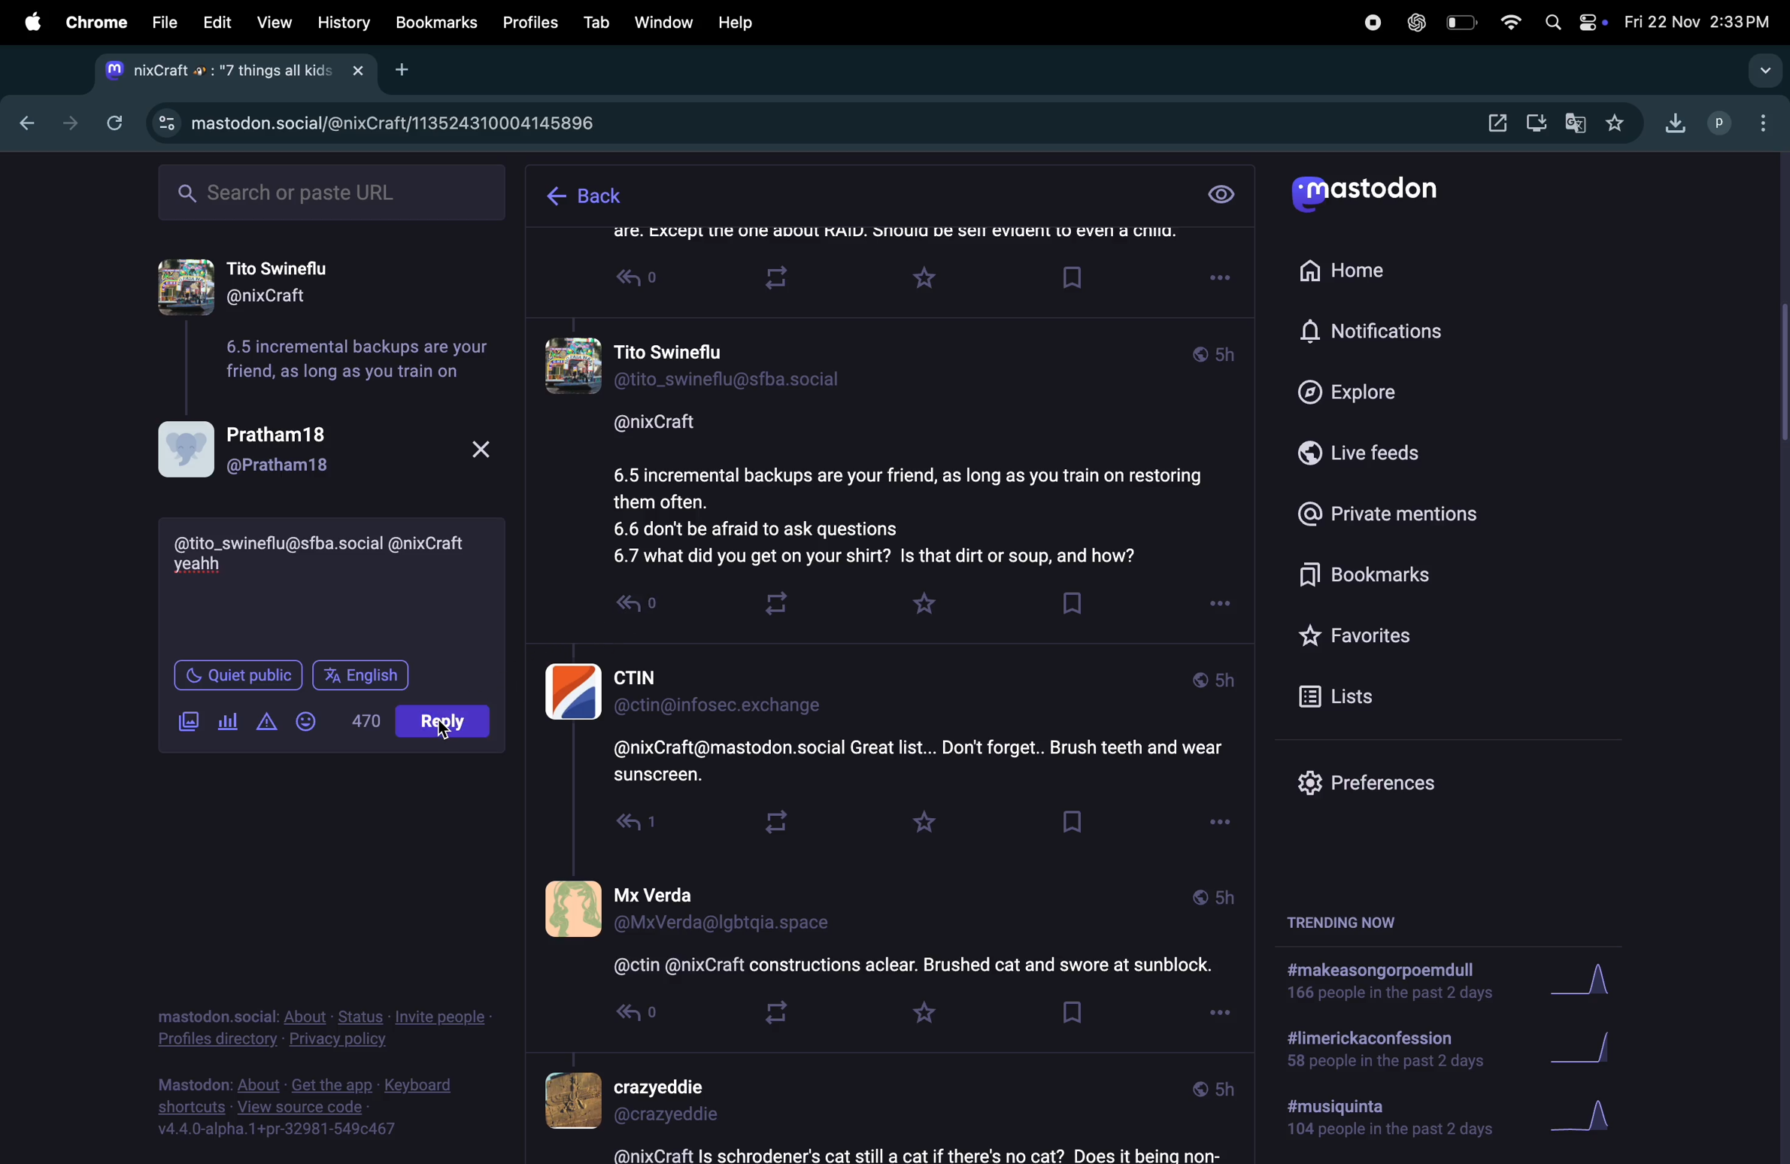  What do you see at coordinates (1497, 124) in the screenshot?
I see `open window` at bounding box center [1497, 124].